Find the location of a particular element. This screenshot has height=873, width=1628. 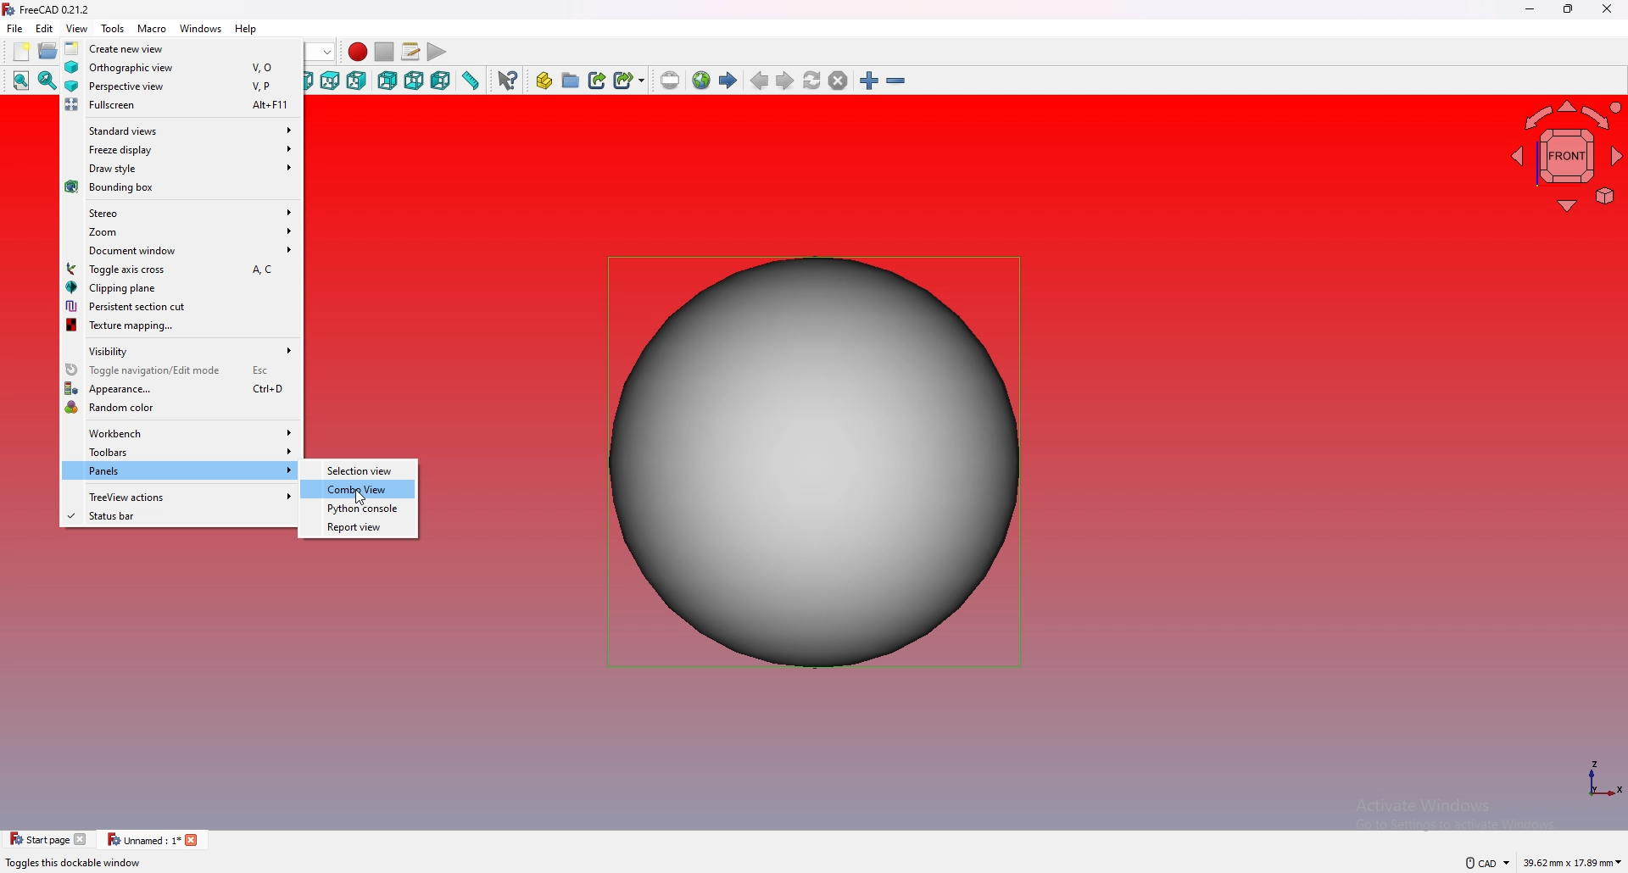

whats this is located at coordinates (509, 80).